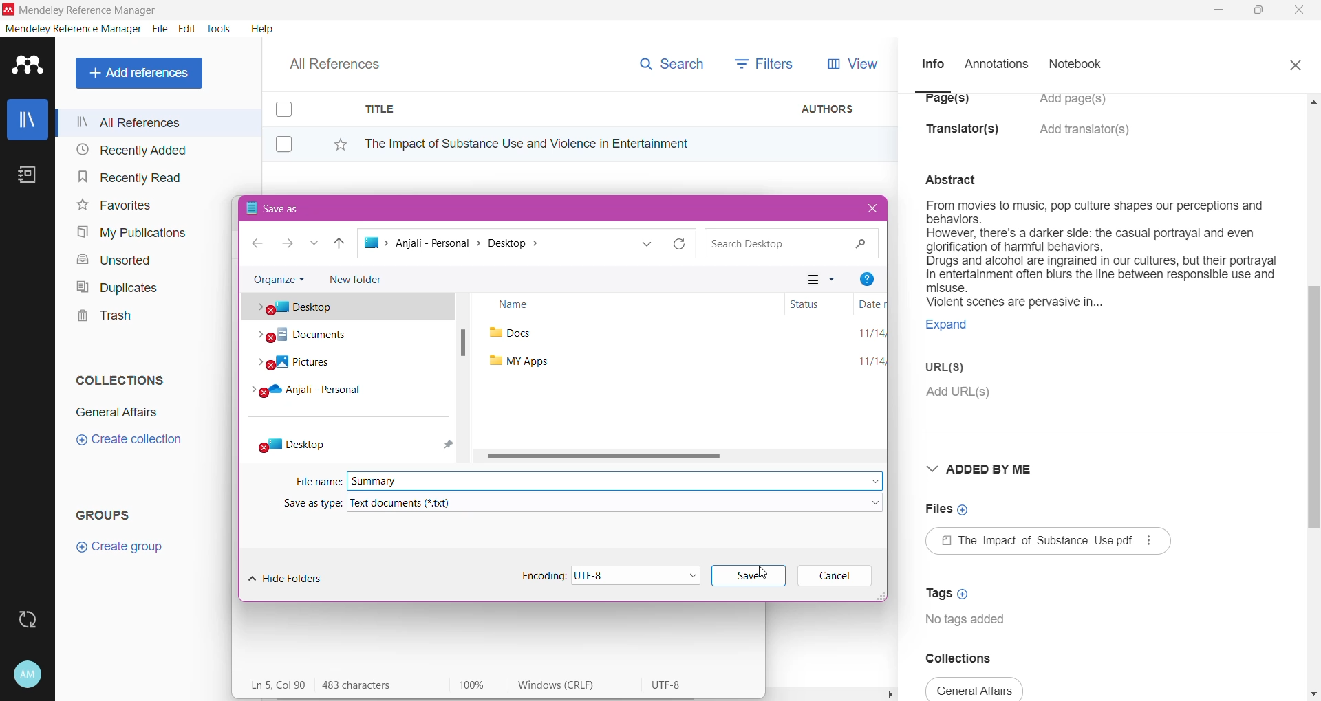 The image size is (1321, 701). Describe the element at coordinates (1218, 10) in the screenshot. I see `Minimize` at that location.